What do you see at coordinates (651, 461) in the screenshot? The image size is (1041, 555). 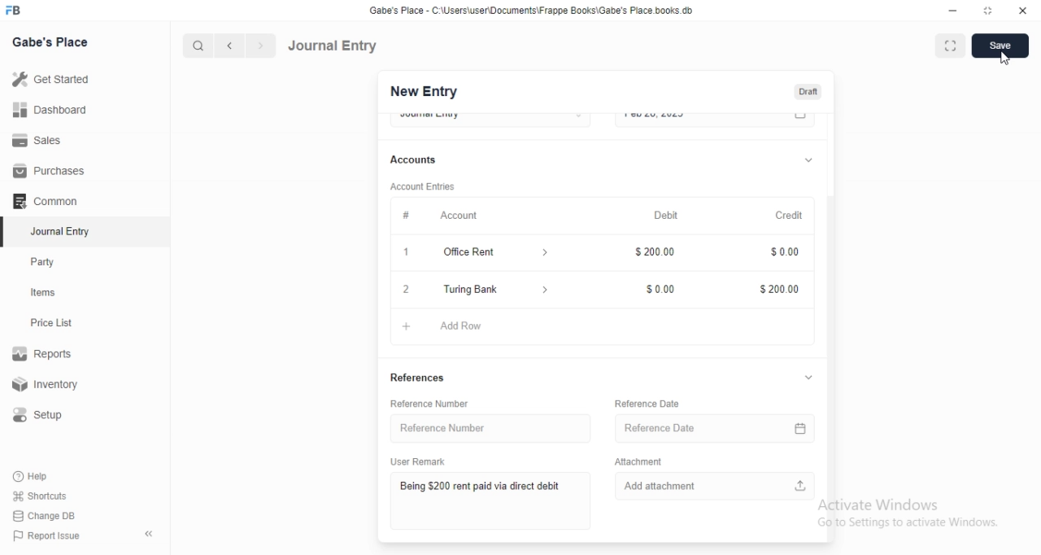 I see `‘Attachment` at bounding box center [651, 461].